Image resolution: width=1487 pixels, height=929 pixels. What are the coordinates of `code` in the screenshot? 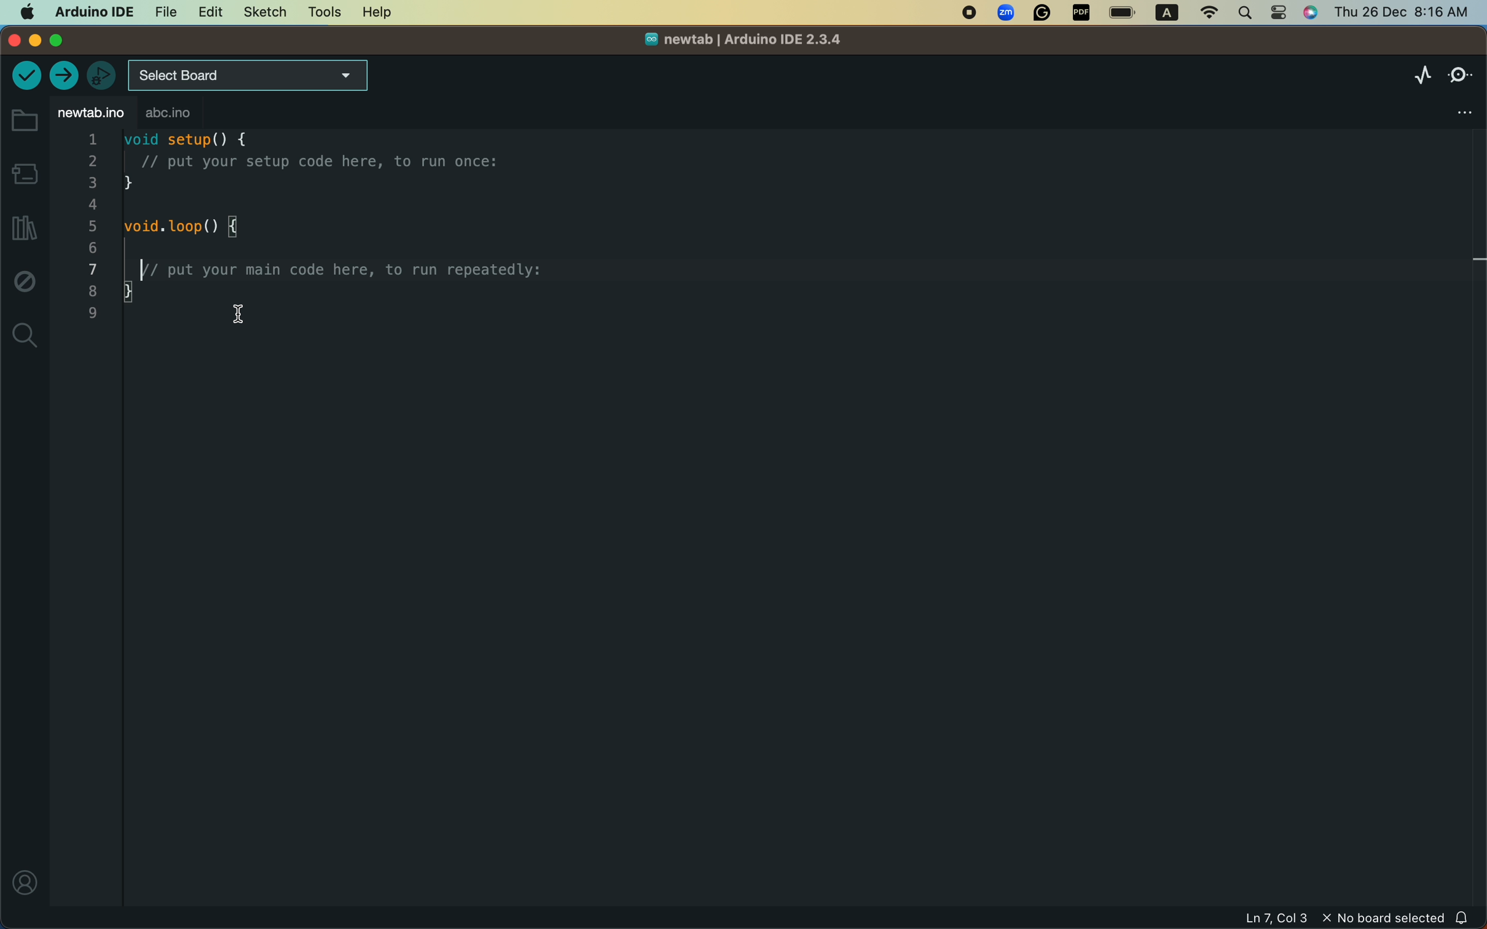 It's located at (322, 232).